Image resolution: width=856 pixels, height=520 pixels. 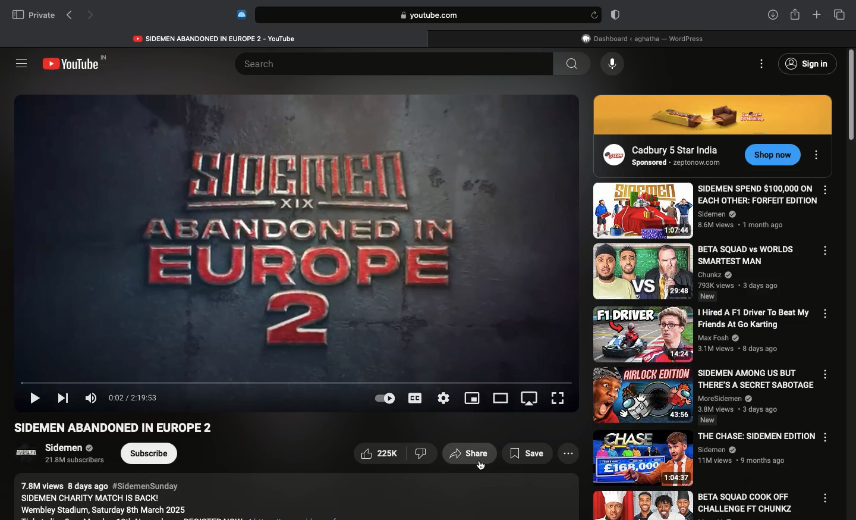 What do you see at coordinates (21, 63) in the screenshot?
I see `Sidebar` at bounding box center [21, 63].